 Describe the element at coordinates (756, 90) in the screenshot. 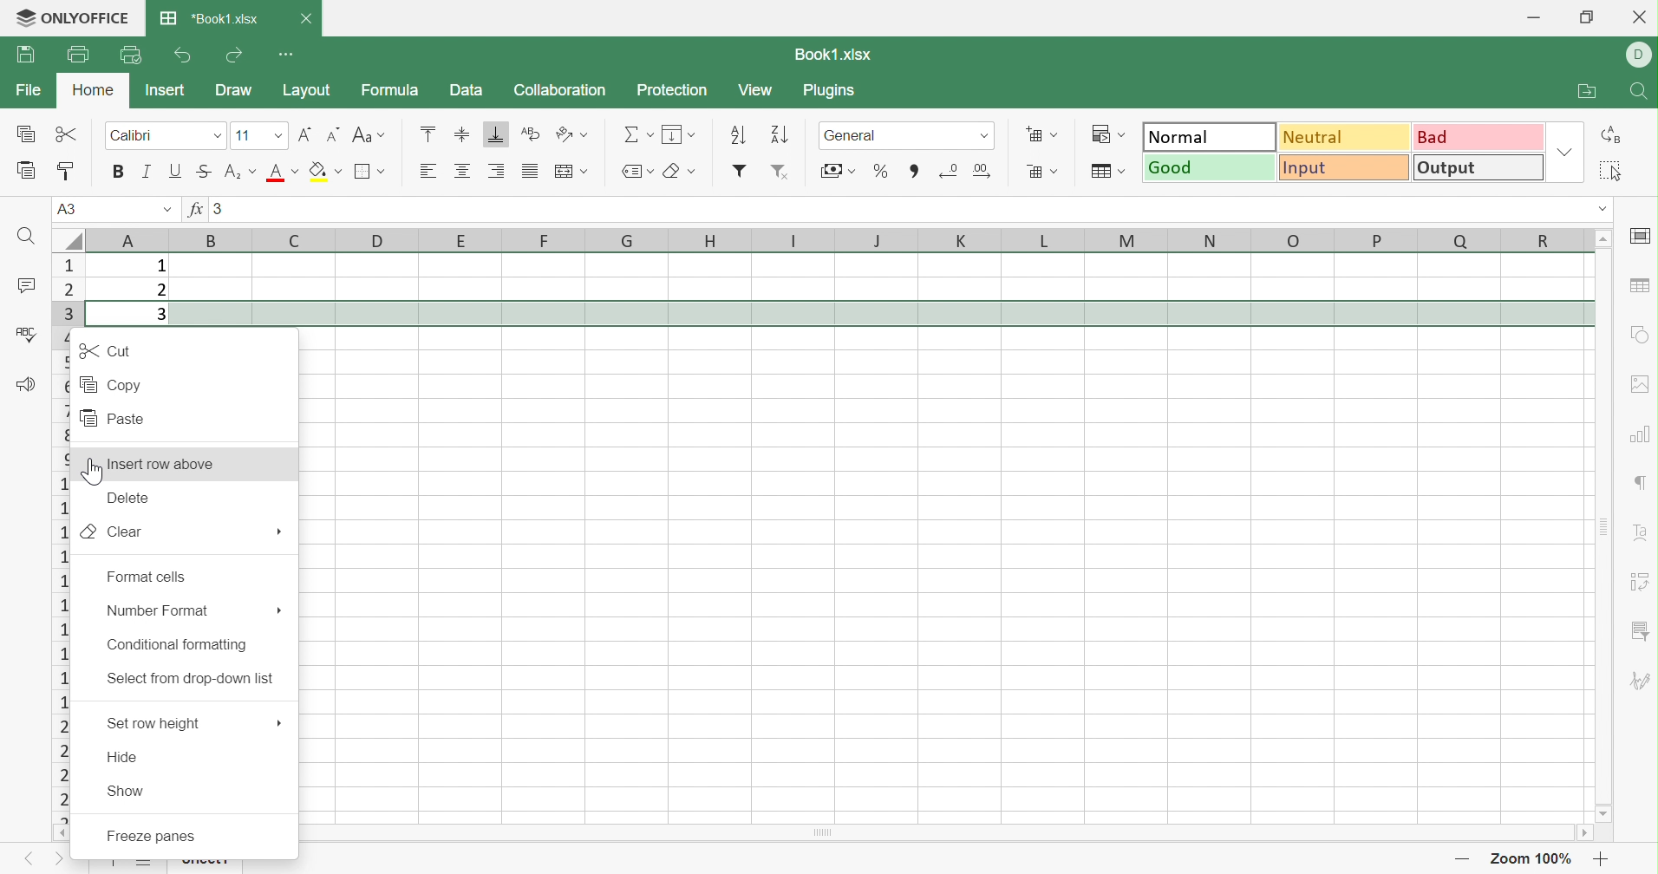

I see `View` at that location.